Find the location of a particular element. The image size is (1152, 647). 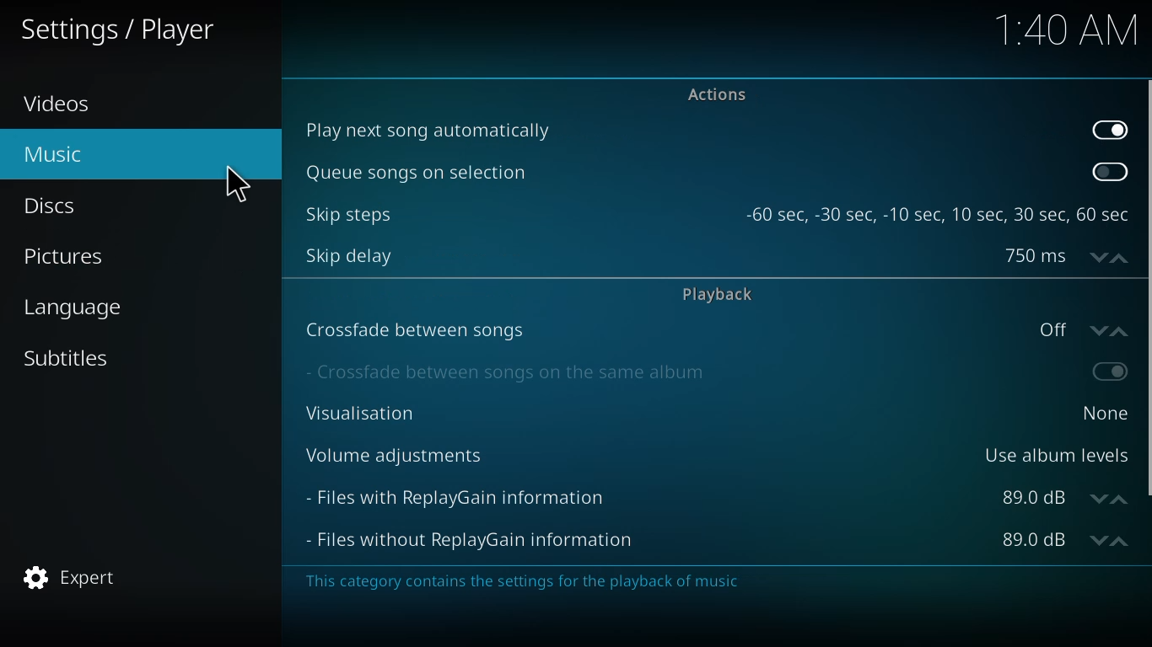

queue song is located at coordinates (414, 173).